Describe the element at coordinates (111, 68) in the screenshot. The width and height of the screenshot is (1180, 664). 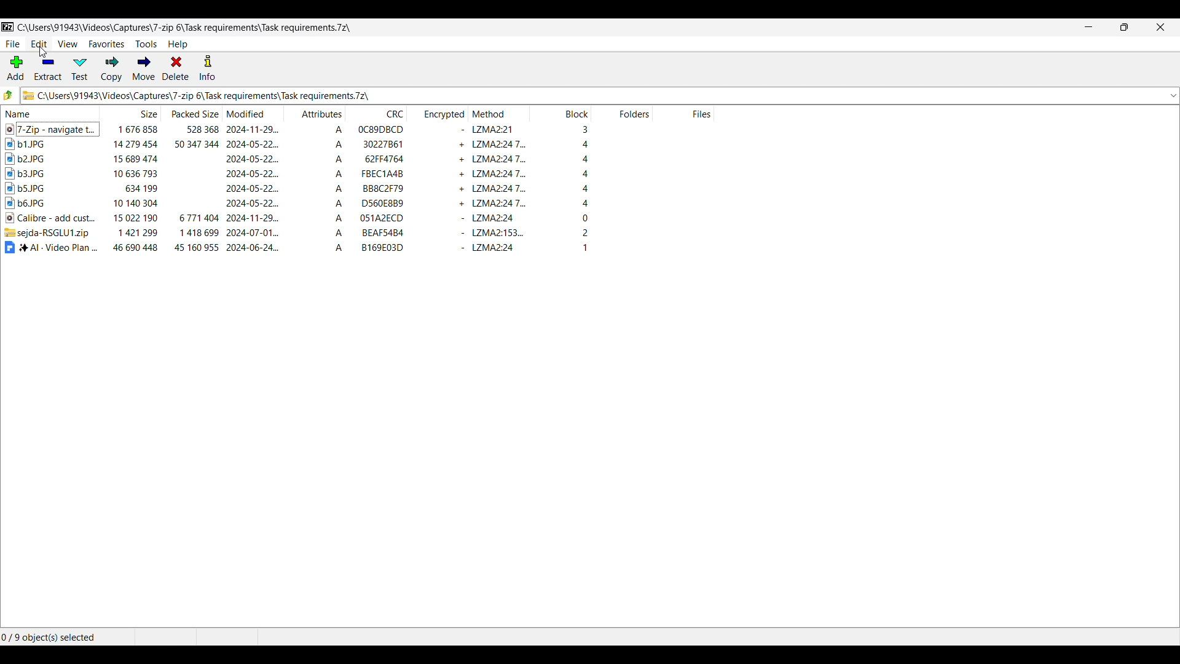
I see `Copy` at that location.